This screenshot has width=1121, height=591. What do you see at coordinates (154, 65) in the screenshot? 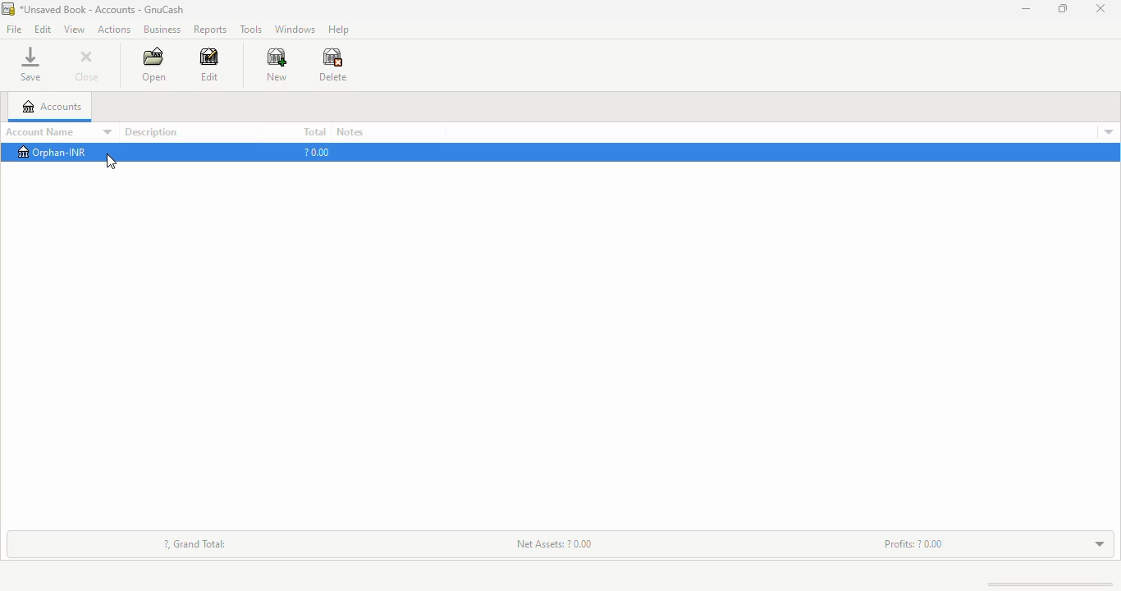
I see `open` at bounding box center [154, 65].